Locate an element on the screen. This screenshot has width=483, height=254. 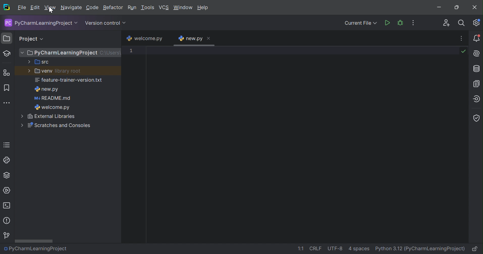
Make file read-only is located at coordinates (476, 249).